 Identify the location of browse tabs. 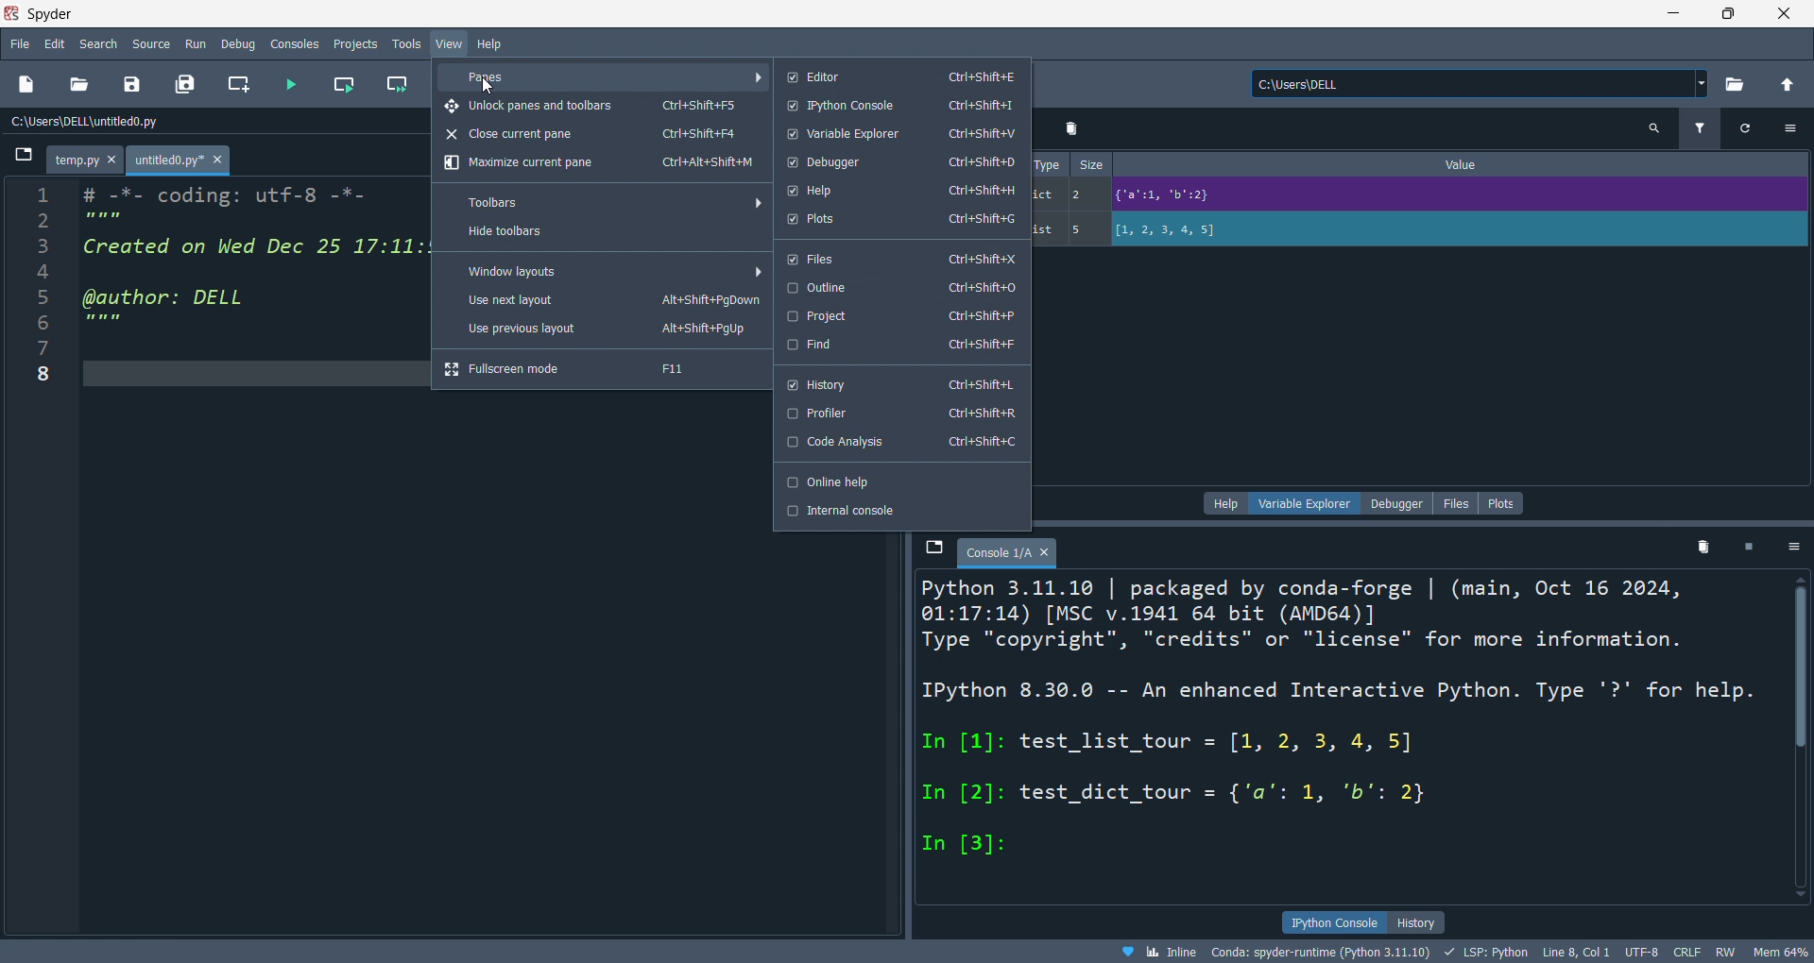
(933, 549).